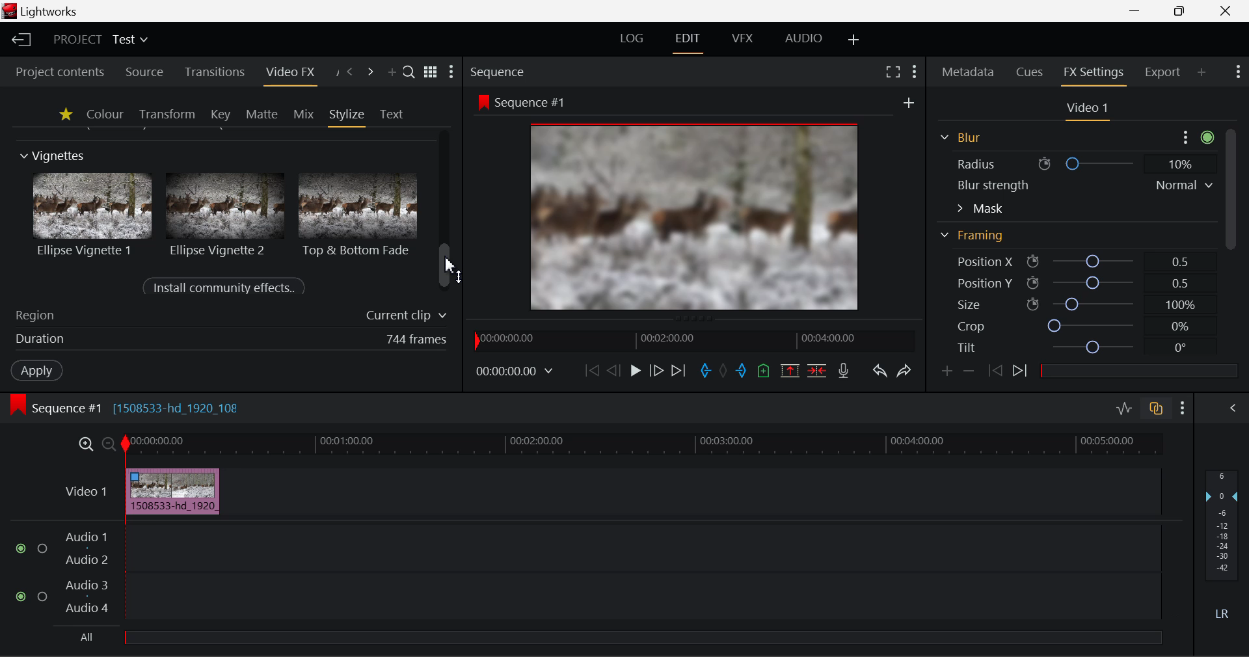 This screenshot has width=1249, height=657. I want to click on Next Panel, so click(371, 72).